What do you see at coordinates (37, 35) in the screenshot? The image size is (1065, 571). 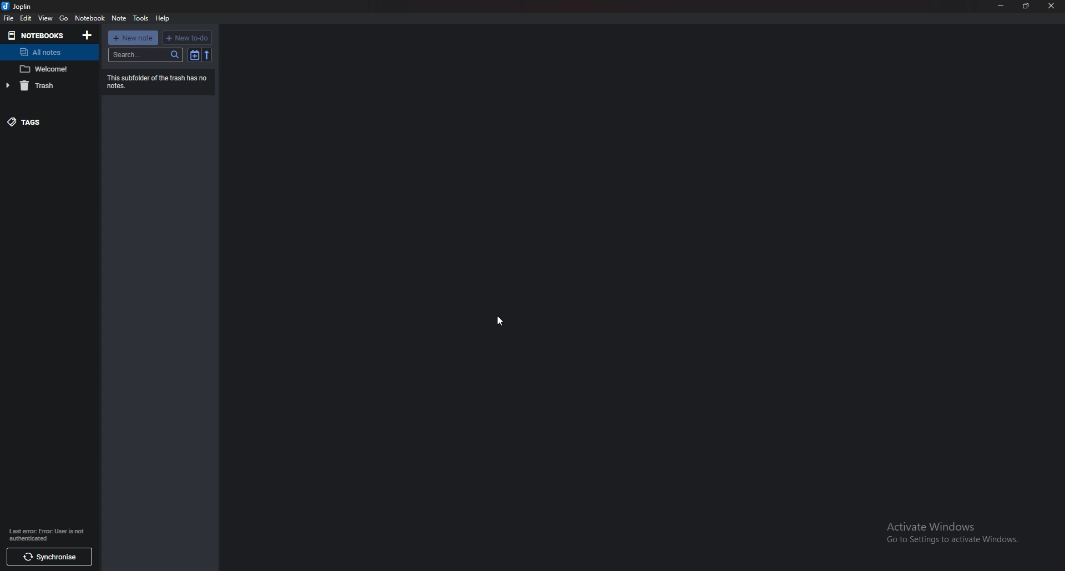 I see `Notebooks` at bounding box center [37, 35].